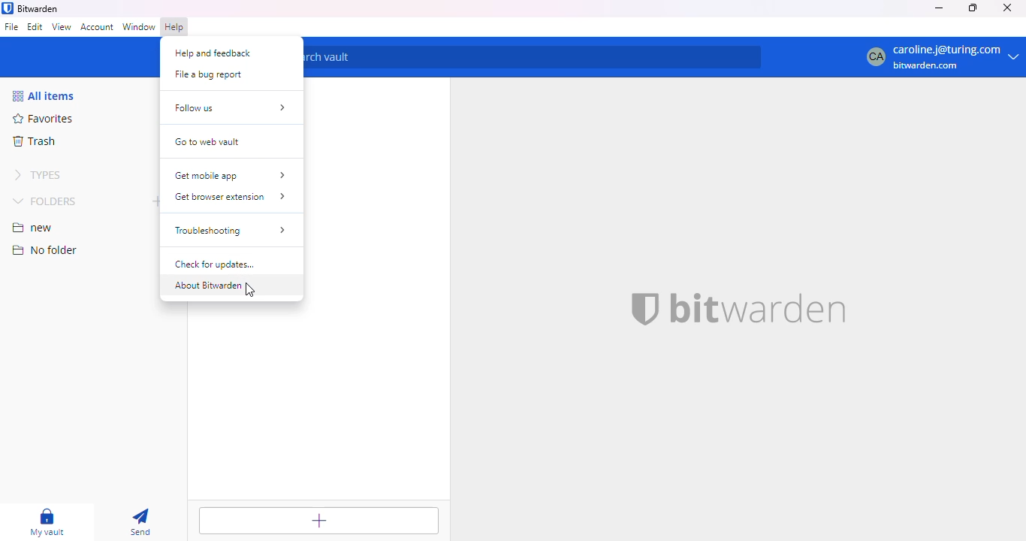 The width and height of the screenshot is (1026, 541). What do you see at coordinates (873, 57) in the screenshot?
I see `CA` at bounding box center [873, 57].